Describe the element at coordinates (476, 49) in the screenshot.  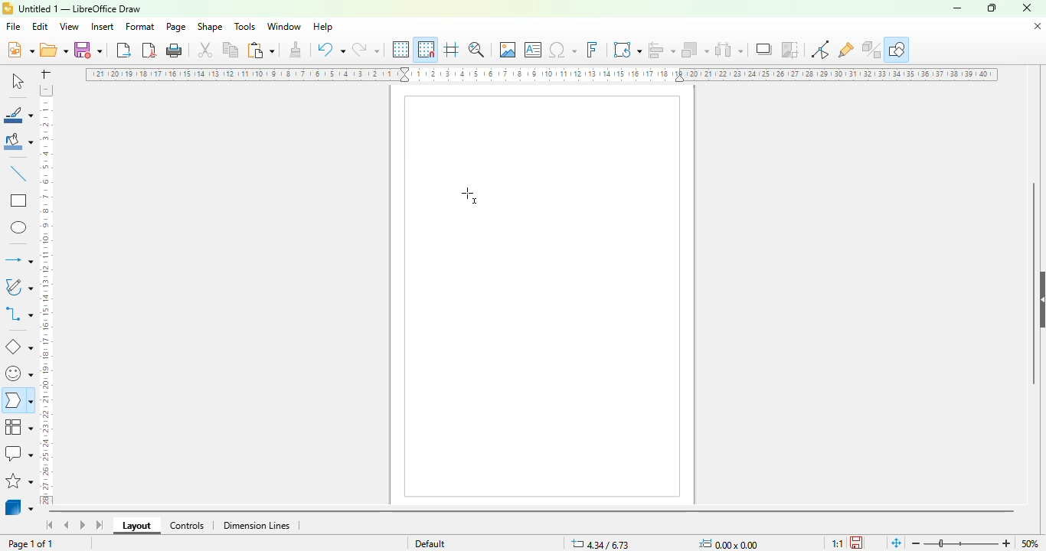
I see `zoom & pan` at that location.